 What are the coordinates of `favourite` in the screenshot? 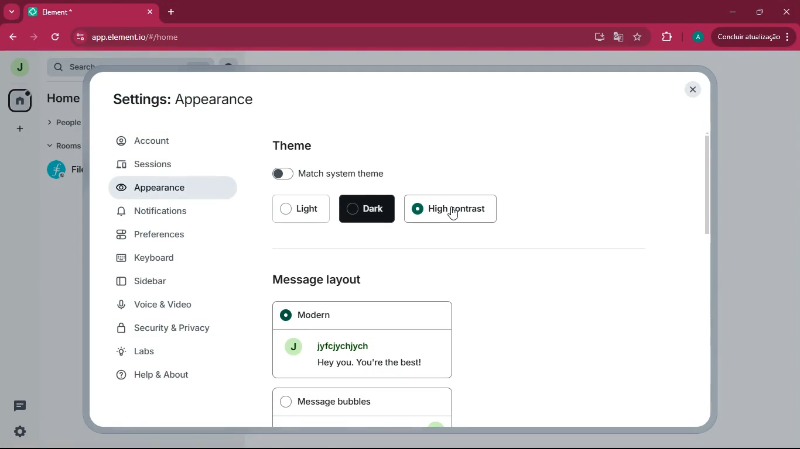 It's located at (639, 36).